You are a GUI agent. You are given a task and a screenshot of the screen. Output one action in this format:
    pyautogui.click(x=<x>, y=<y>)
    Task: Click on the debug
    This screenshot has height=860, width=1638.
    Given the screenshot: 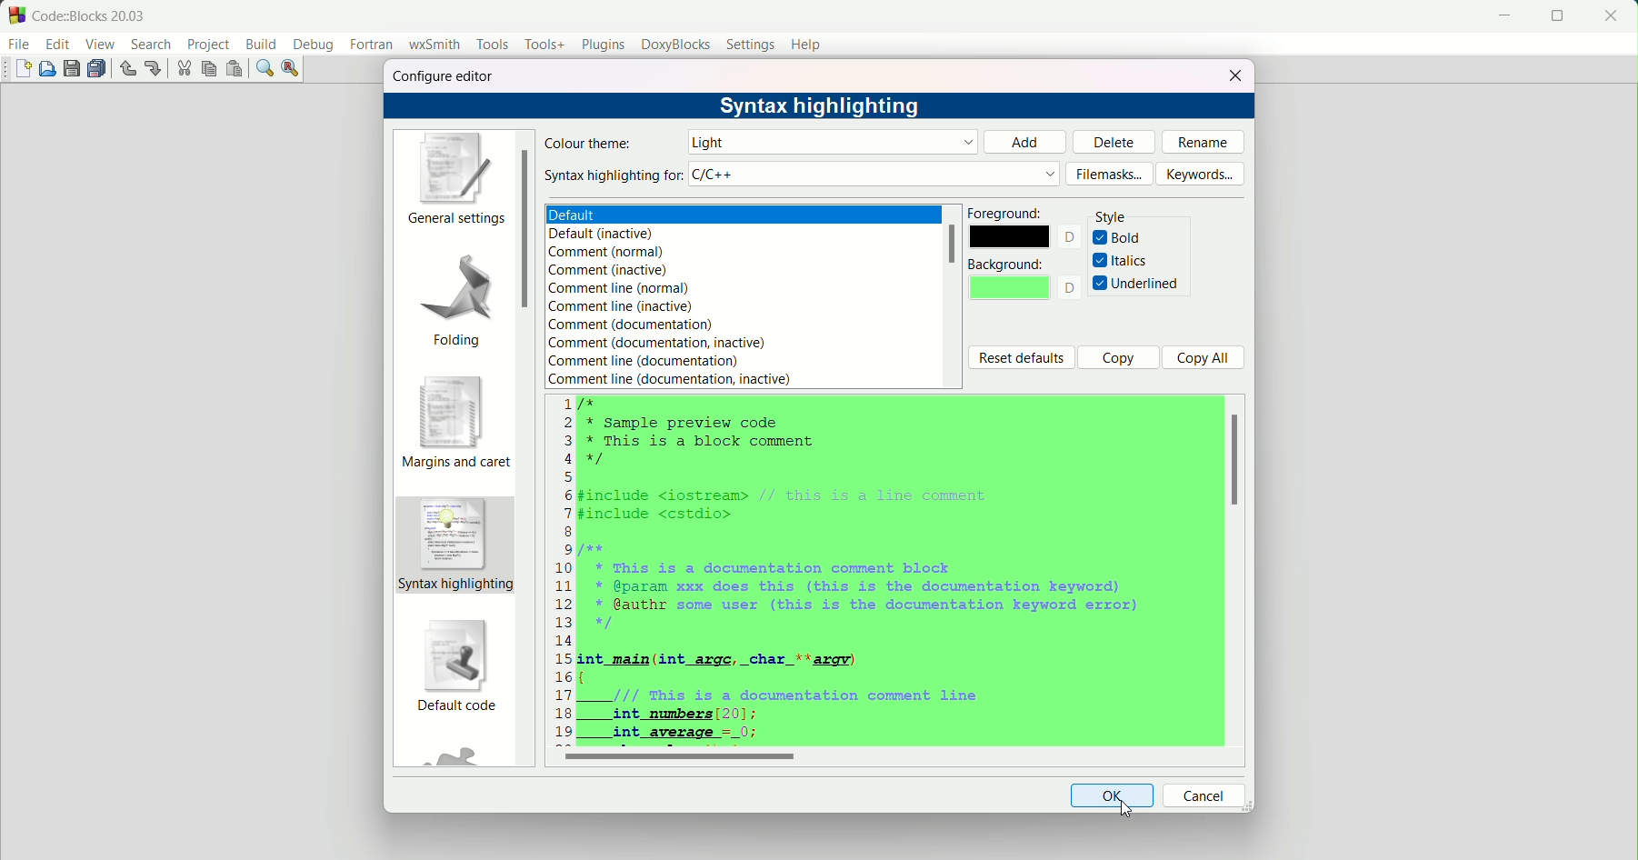 What is the action you would take?
    pyautogui.click(x=315, y=46)
    